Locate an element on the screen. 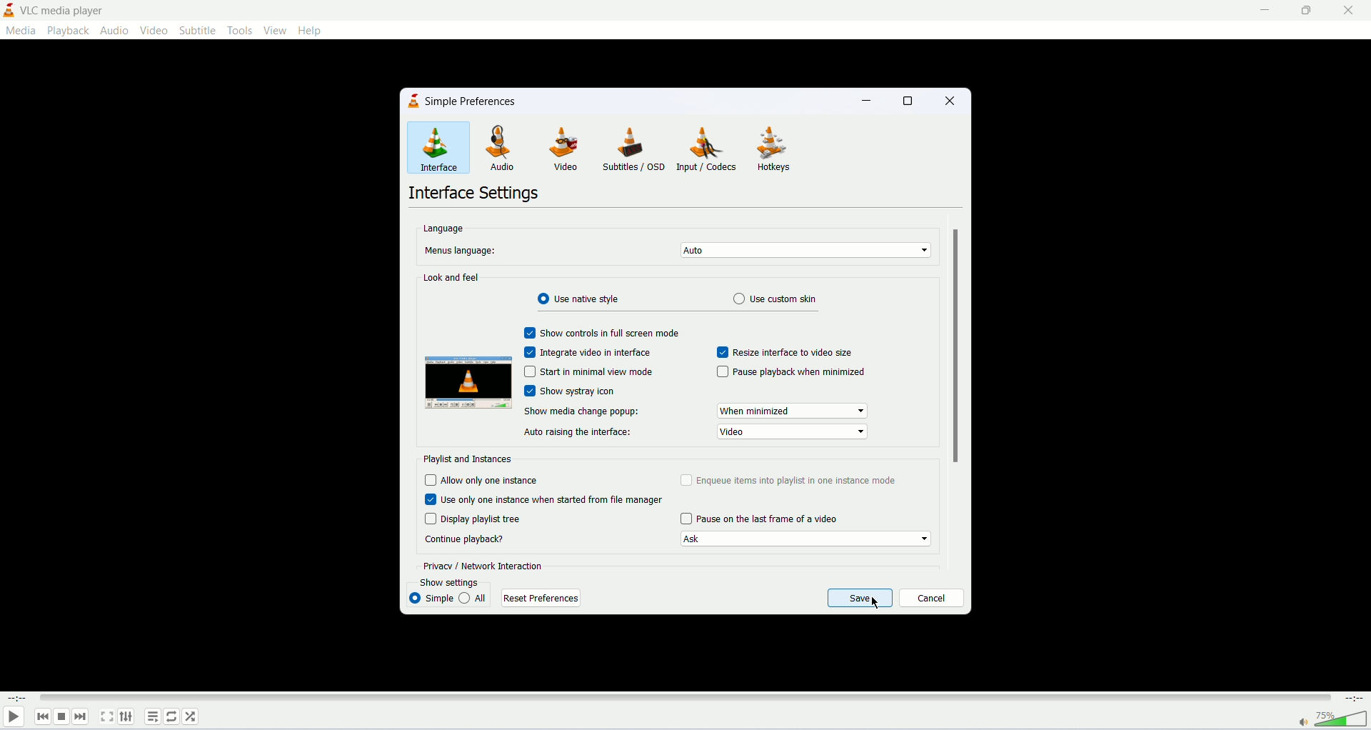 The height and width of the screenshot is (730, 1371). video is located at coordinates (561, 149).